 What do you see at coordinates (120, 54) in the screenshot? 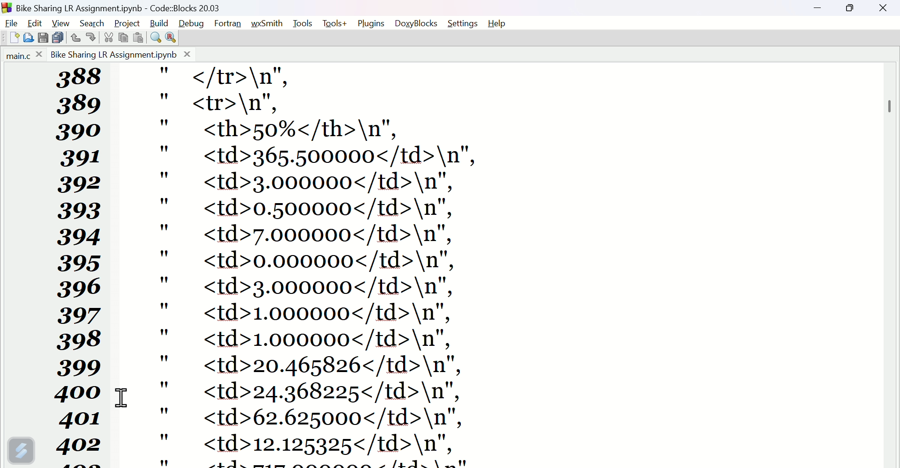
I see `Bike sharing LR assignment.Ipynb` at bounding box center [120, 54].